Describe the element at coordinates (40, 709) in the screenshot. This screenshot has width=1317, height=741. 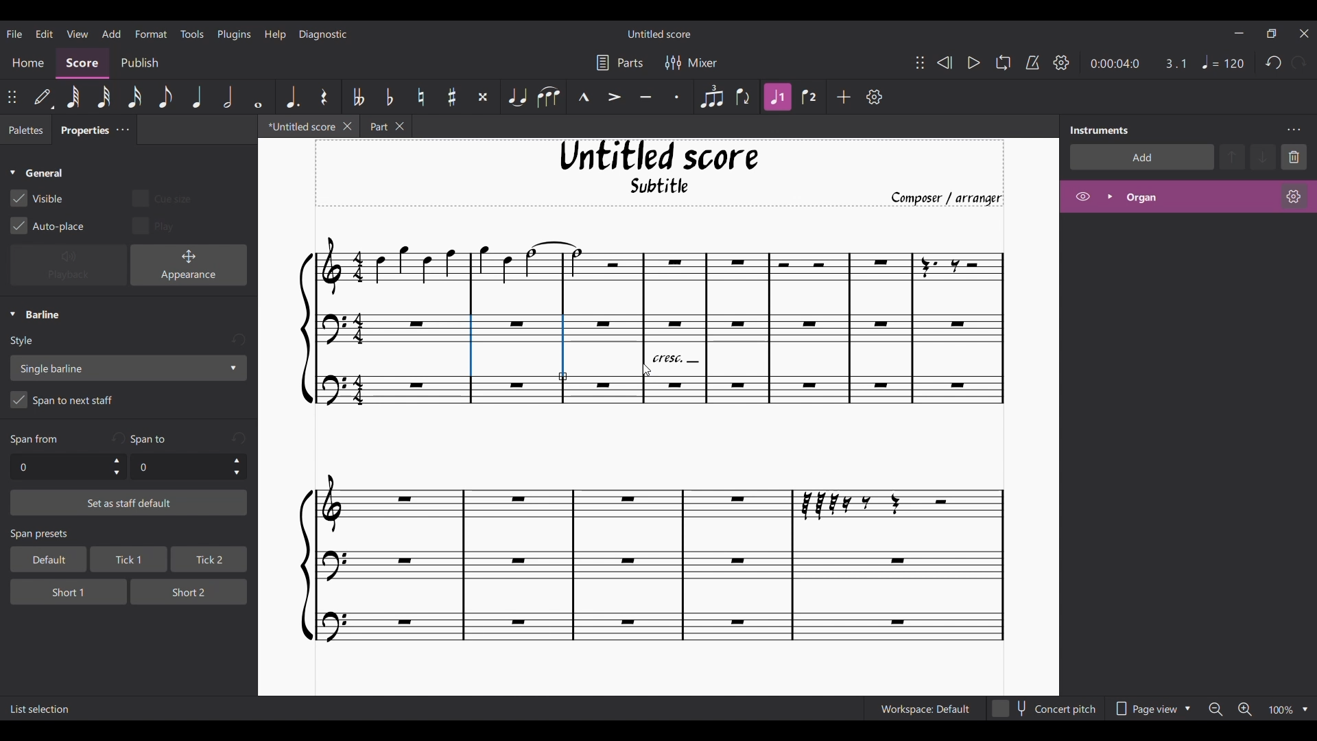
I see `Description of current selection` at that location.